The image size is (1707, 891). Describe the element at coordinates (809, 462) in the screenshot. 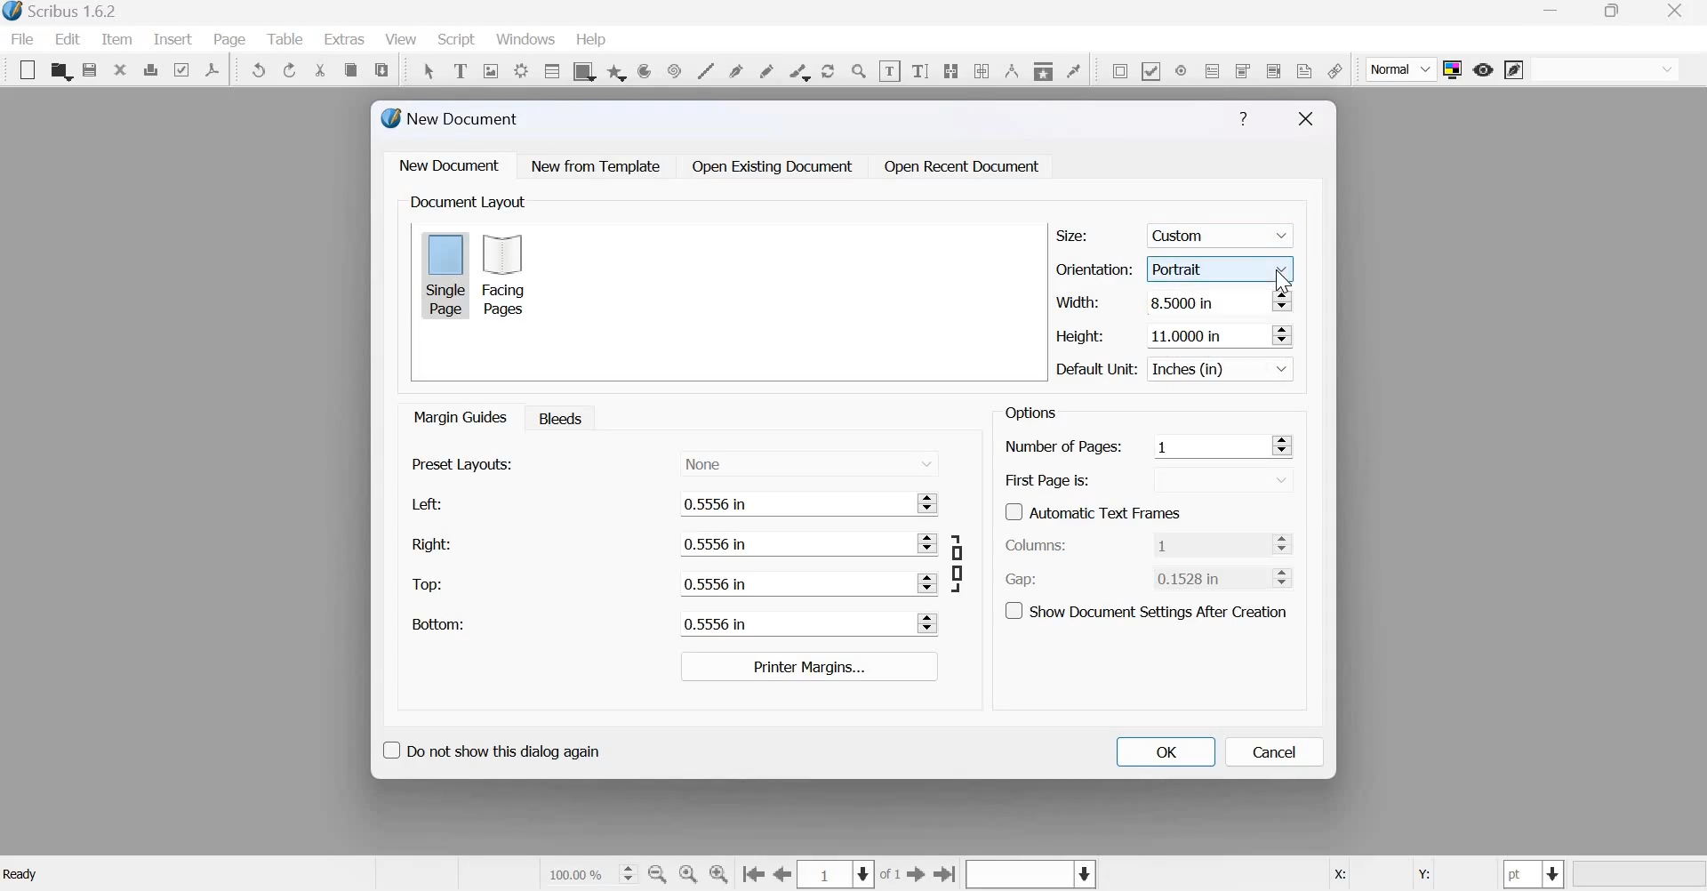

I see `None` at that location.